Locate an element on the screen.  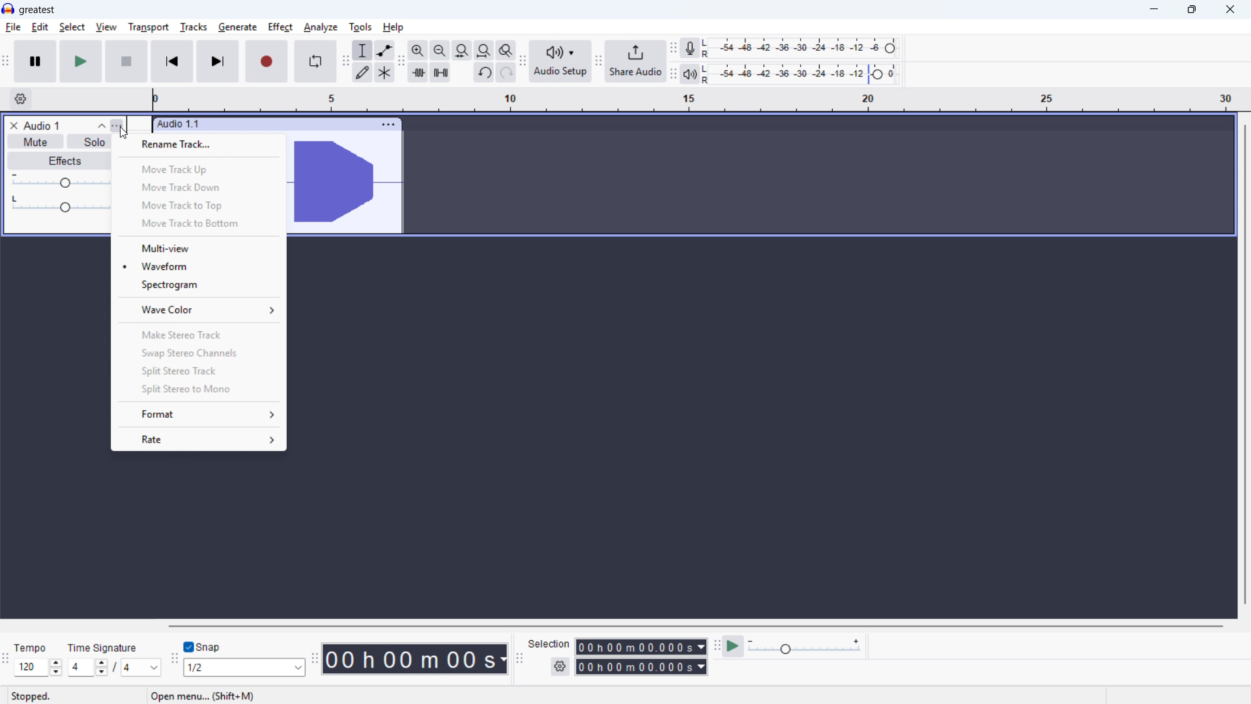
effects is located at coordinates (55, 160).